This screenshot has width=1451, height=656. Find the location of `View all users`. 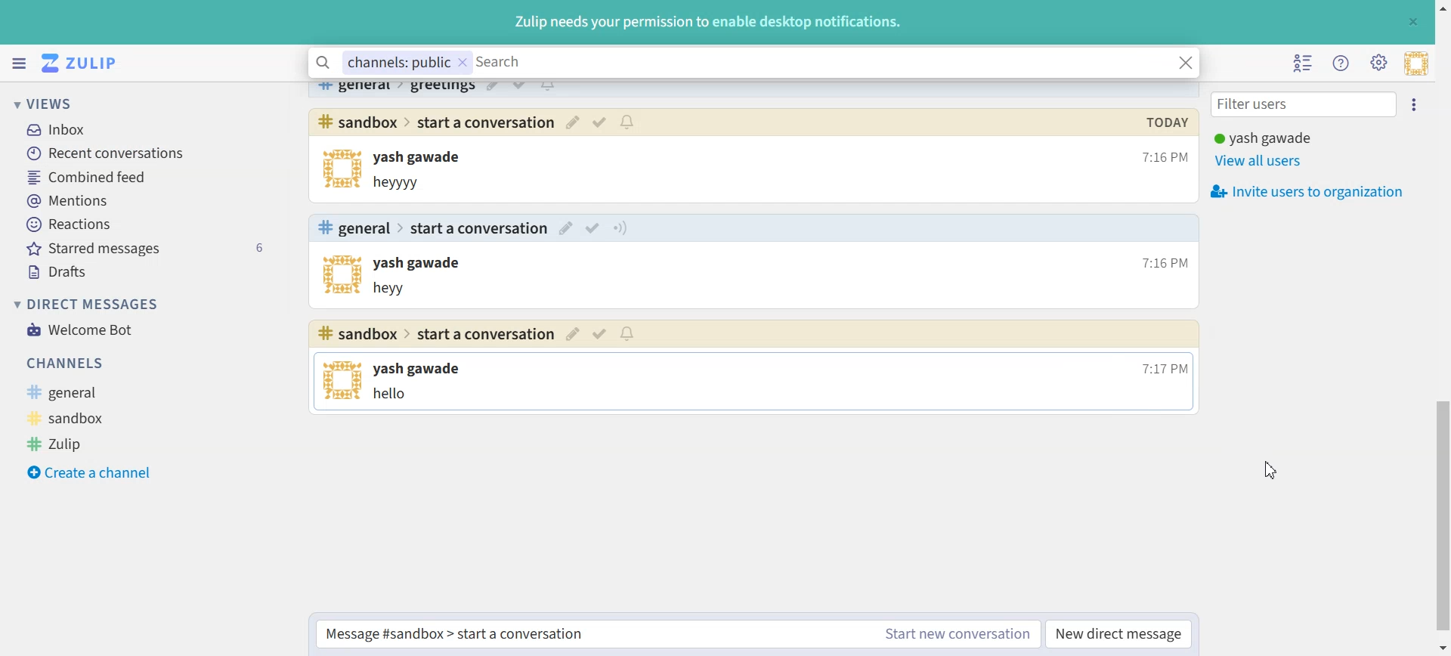

View all users is located at coordinates (1267, 161).